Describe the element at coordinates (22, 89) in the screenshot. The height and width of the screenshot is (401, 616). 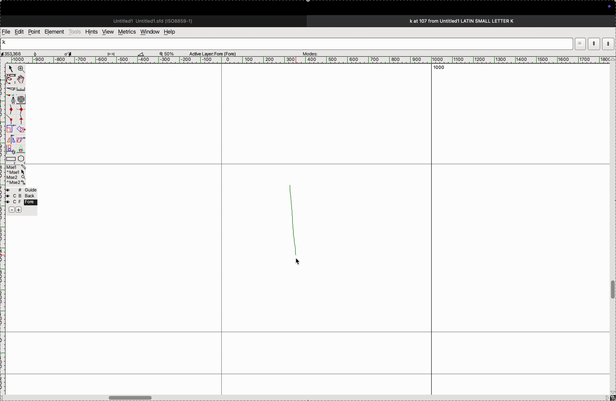
I see `scale` at that location.